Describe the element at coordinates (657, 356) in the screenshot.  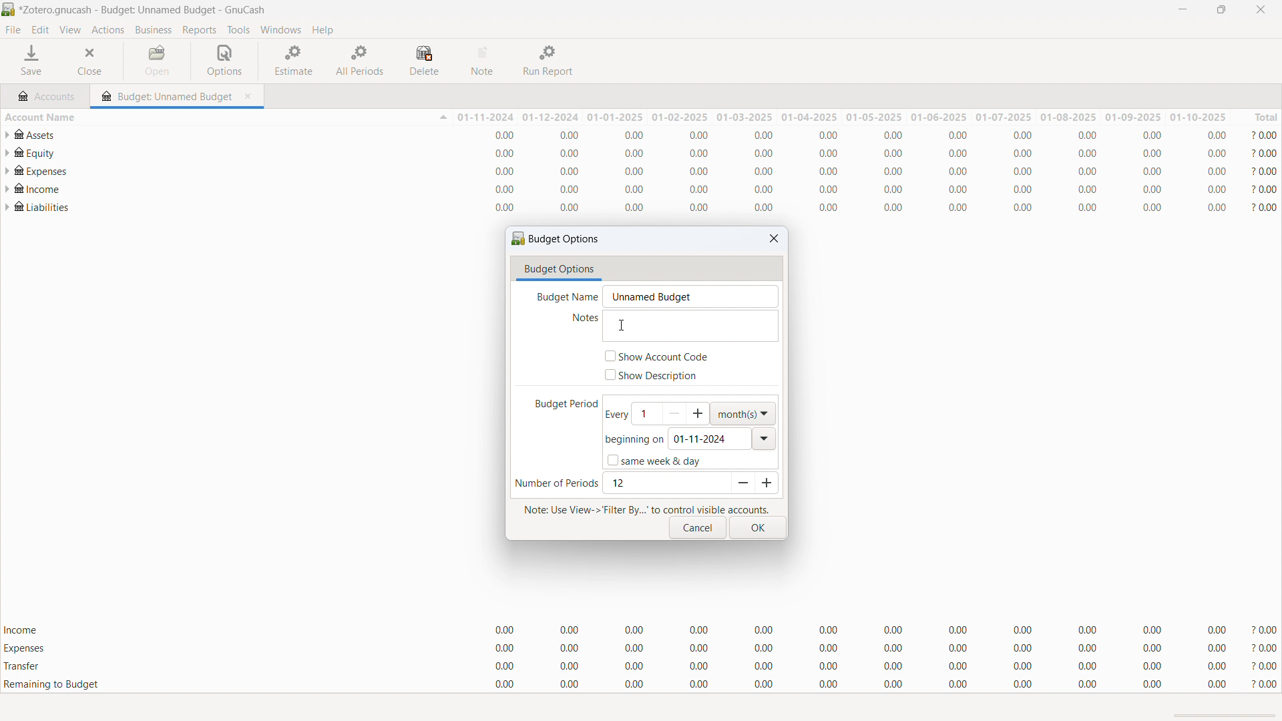
I see `show account code` at that location.